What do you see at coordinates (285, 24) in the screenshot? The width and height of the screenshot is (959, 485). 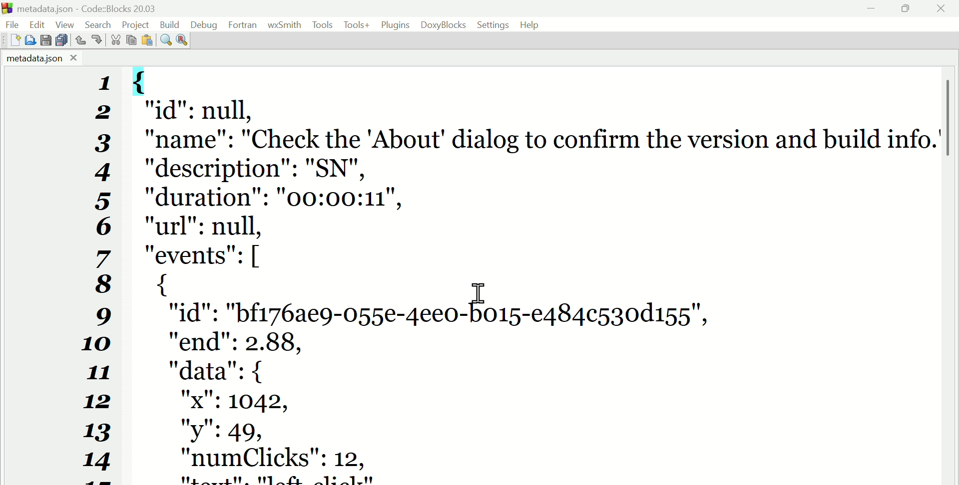 I see `WX Smith` at bounding box center [285, 24].